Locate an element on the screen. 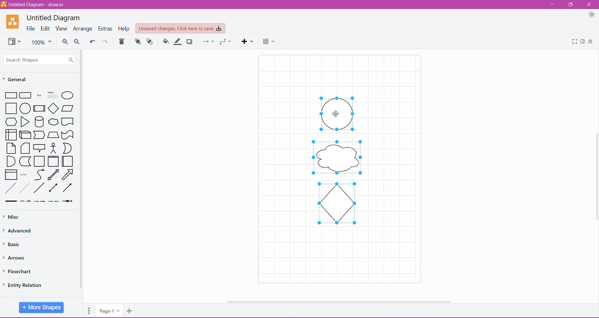 The width and height of the screenshot is (599, 318). Redo is located at coordinates (105, 41).